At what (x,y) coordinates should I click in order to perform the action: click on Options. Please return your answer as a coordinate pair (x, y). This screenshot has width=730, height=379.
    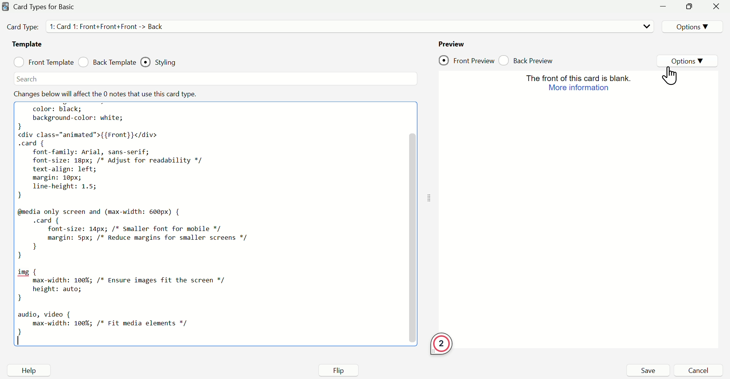
    Looking at the image, I should click on (690, 25).